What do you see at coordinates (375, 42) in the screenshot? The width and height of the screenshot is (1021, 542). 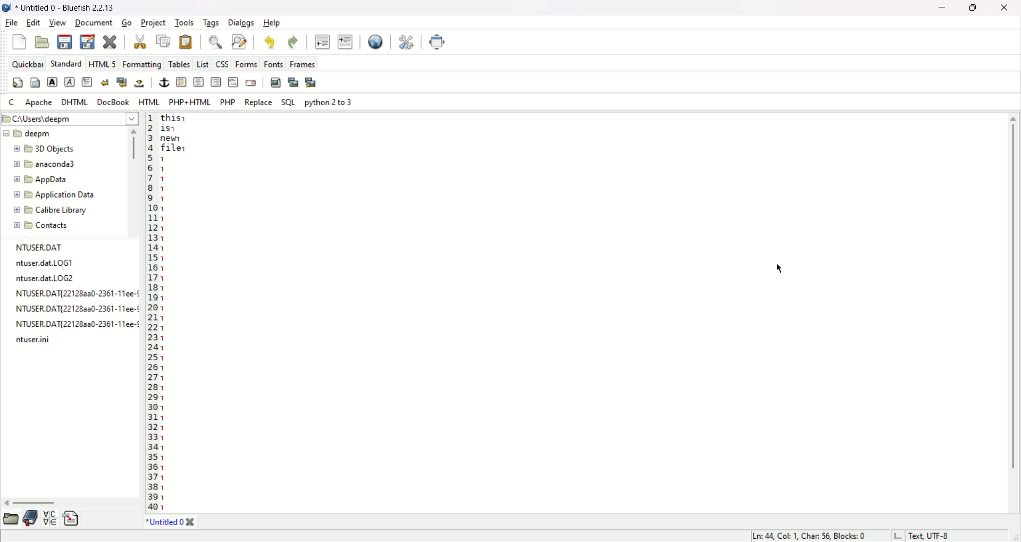 I see `view in browser` at bounding box center [375, 42].